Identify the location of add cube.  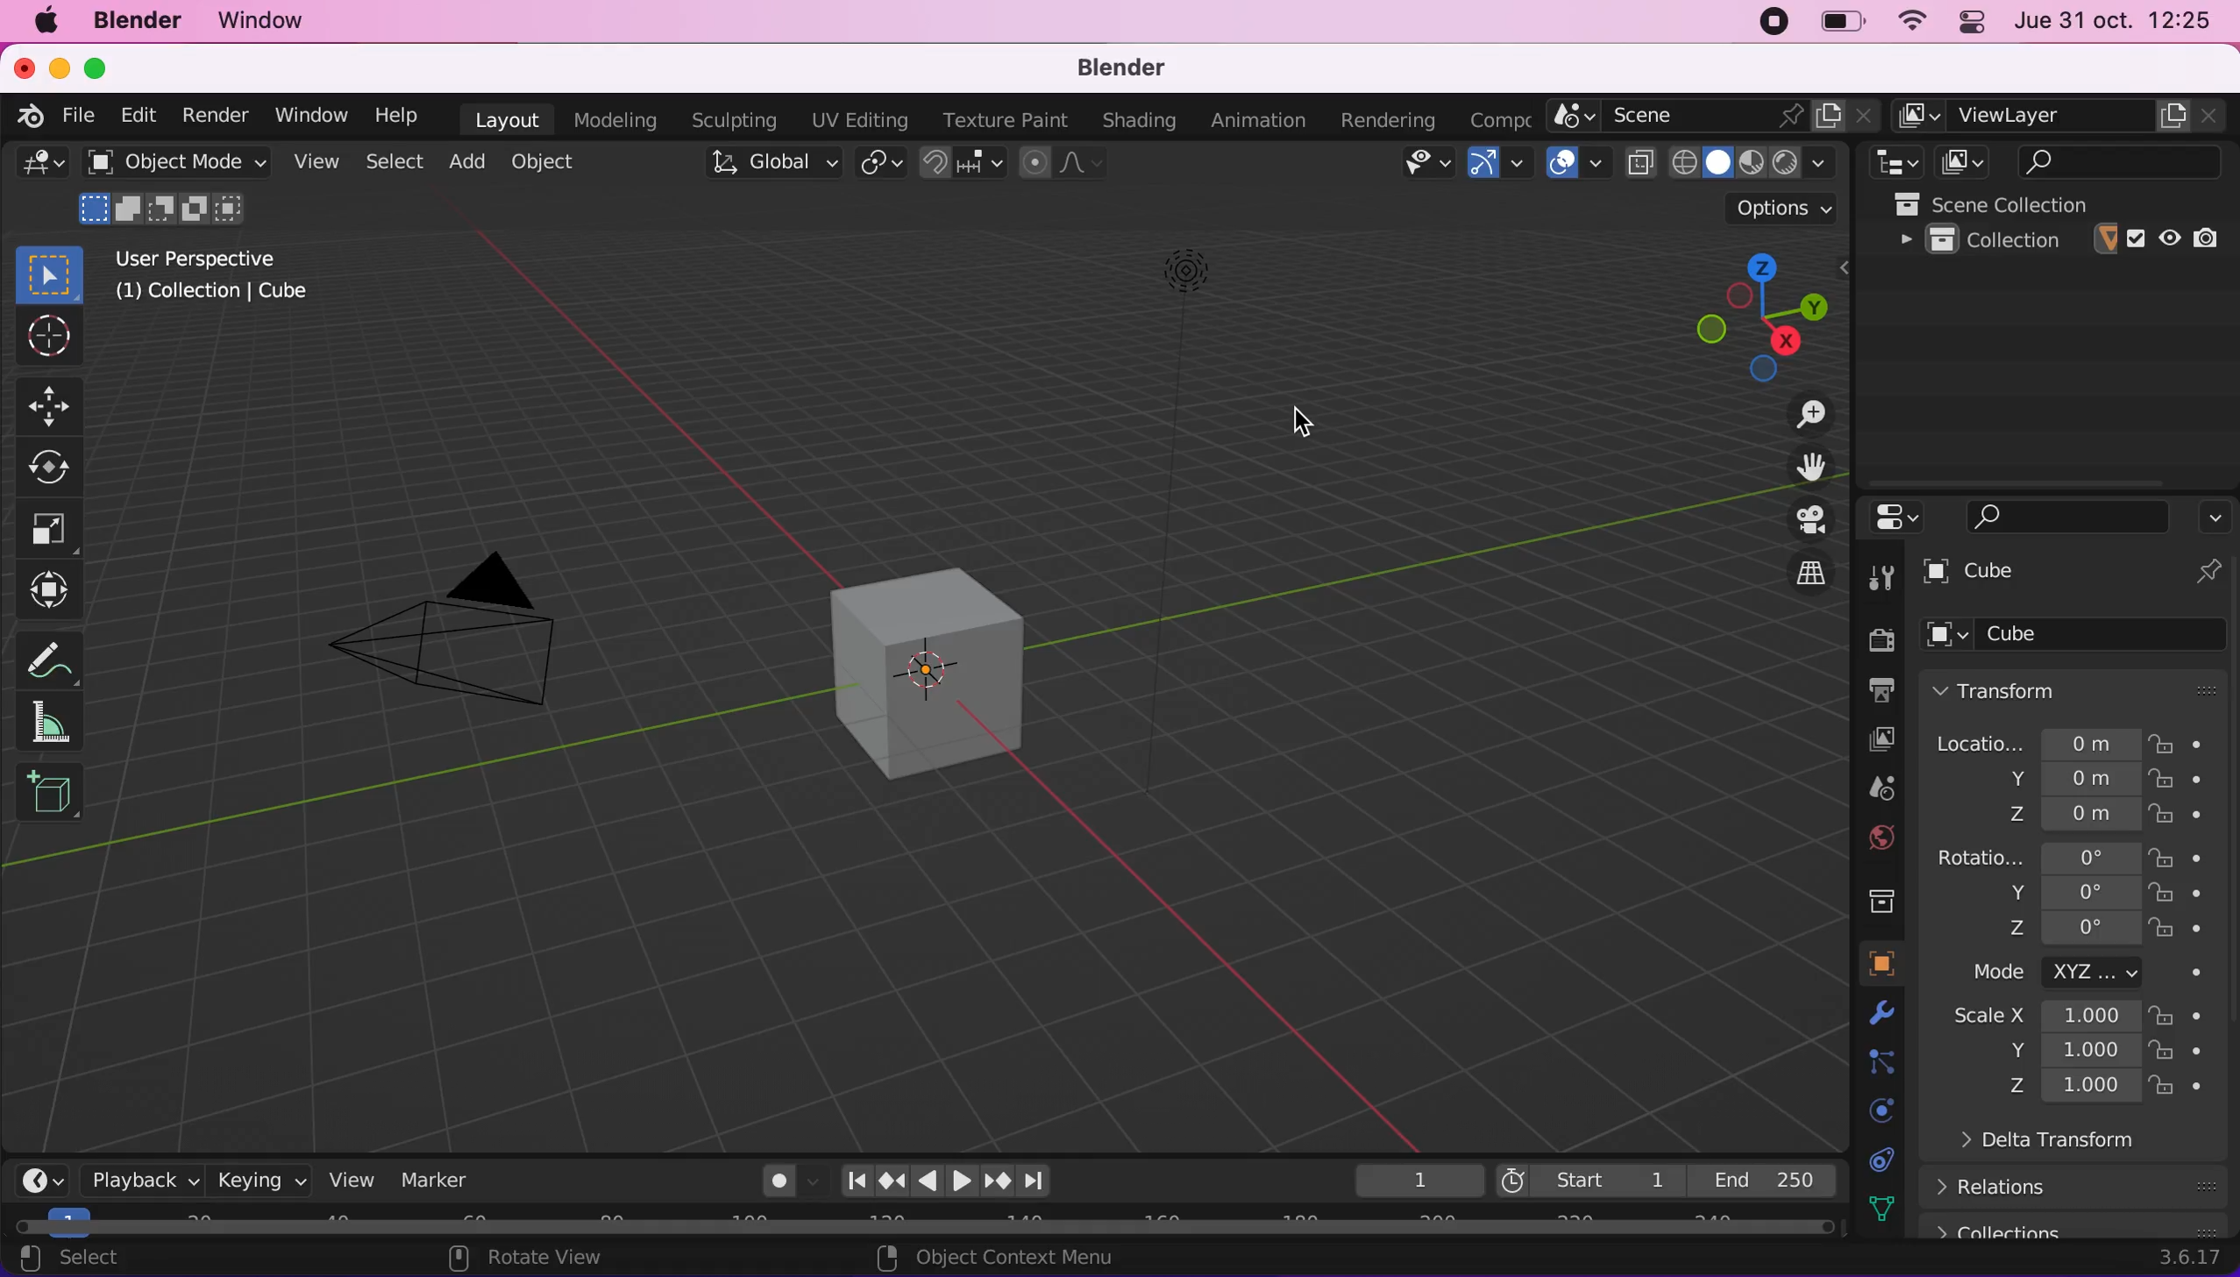
(50, 794).